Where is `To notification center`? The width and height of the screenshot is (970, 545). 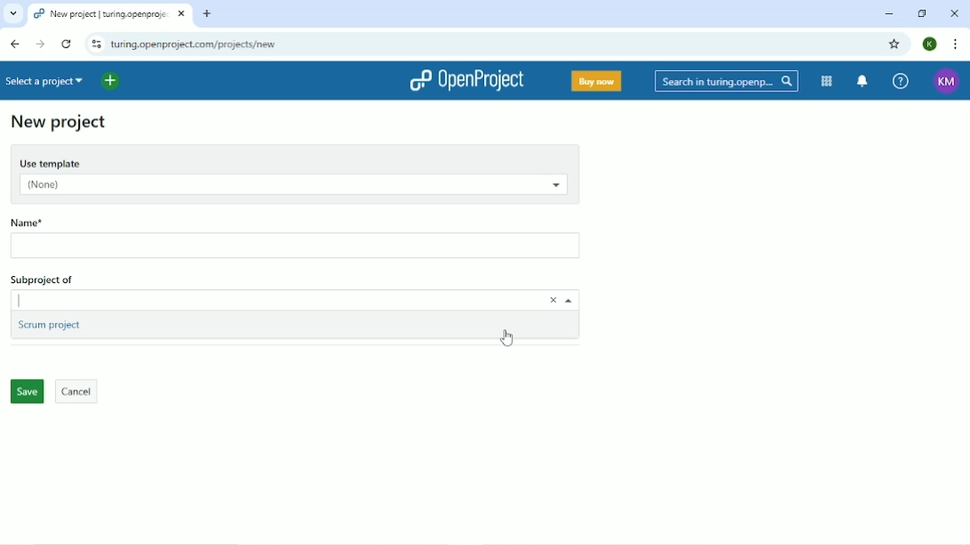 To notification center is located at coordinates (863, 81).